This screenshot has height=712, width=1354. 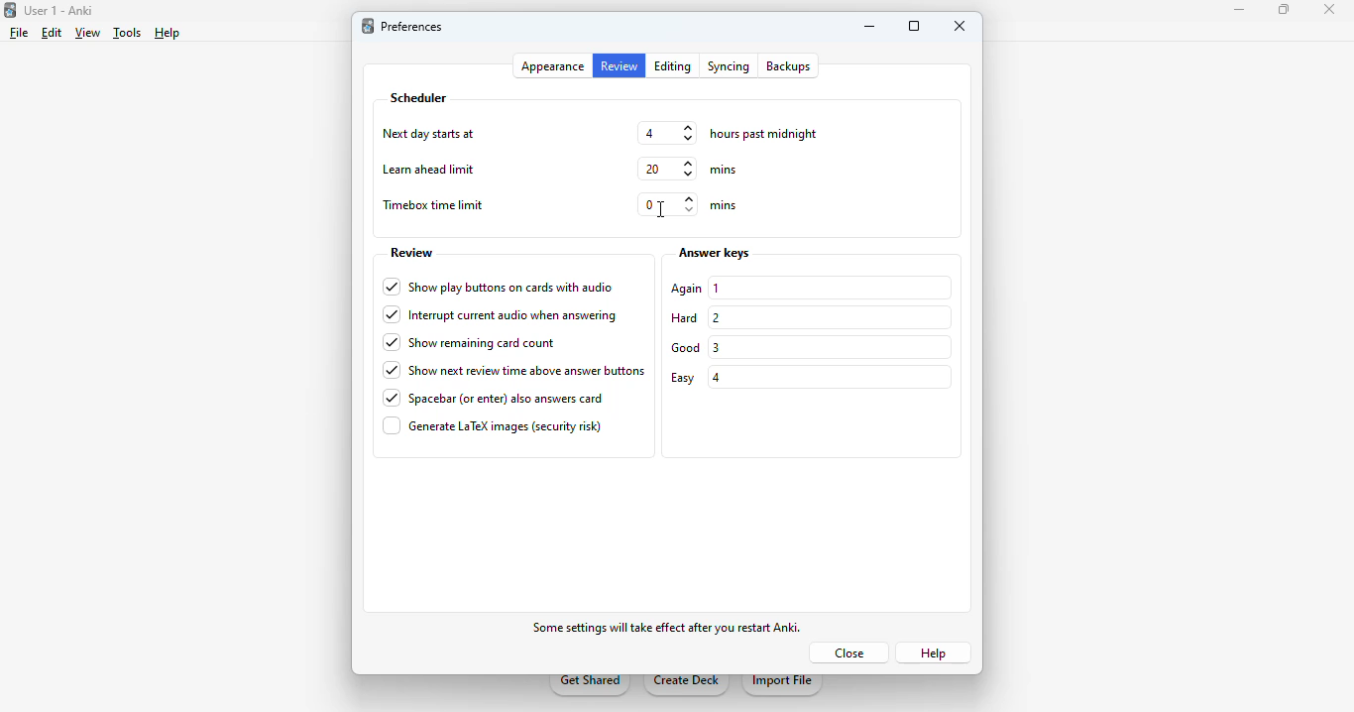 What do you see at coordinates (931, 652) in the screenshot?
I see `help` at bounding box center [931, 652].